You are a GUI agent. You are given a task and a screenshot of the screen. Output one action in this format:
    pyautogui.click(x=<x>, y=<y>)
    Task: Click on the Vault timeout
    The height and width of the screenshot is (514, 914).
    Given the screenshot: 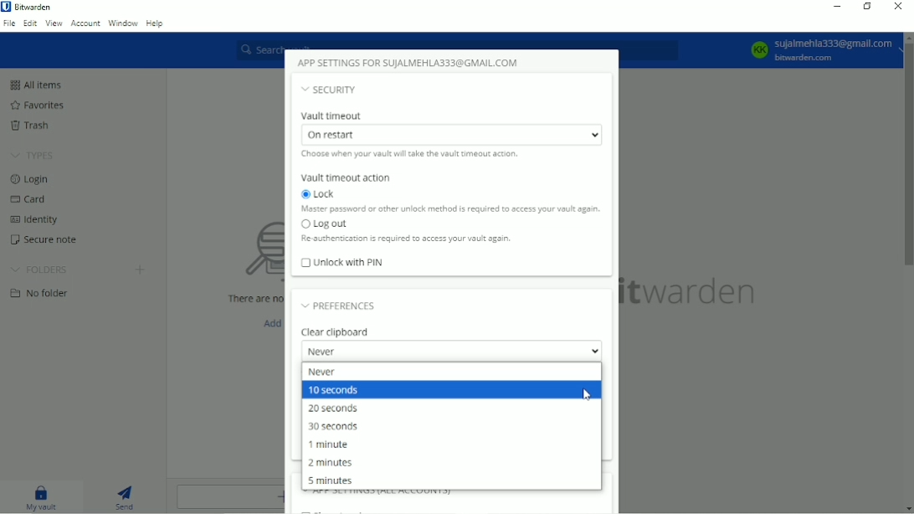 What is the action you would take?
    pyautogui.click(x=450, y=127)
    